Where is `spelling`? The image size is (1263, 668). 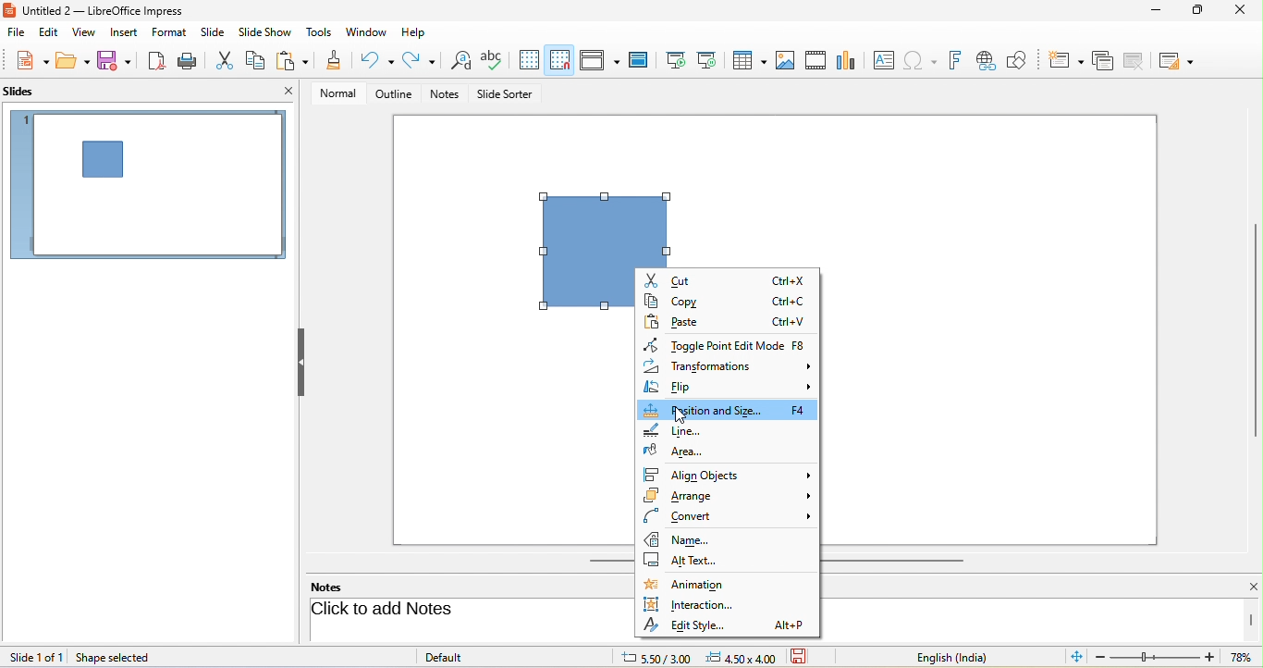
spelling is located at coordinates (495, 60).